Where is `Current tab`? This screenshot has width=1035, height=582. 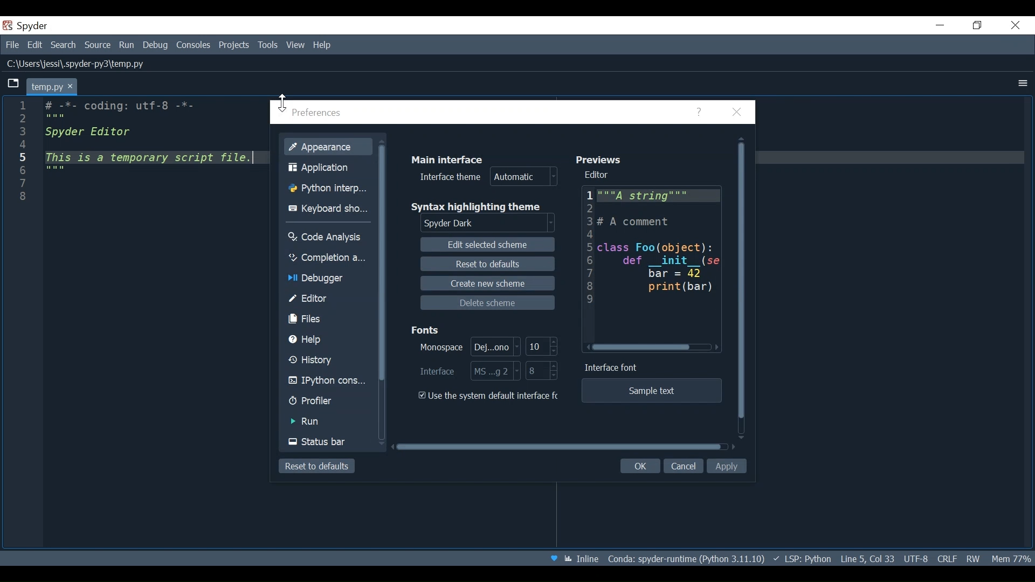
Current tab is located at coordinates (52, 85).